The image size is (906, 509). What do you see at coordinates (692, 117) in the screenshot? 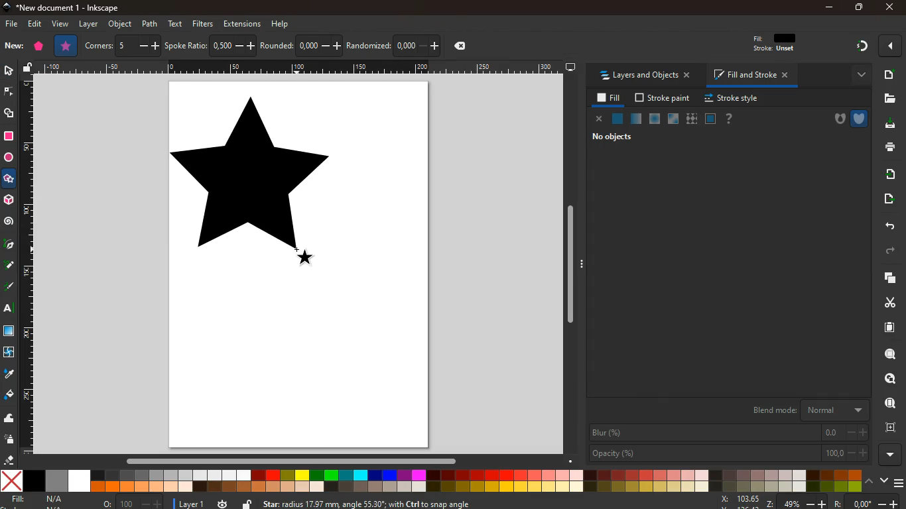
I see `texture` at bounding box center [692, 117].